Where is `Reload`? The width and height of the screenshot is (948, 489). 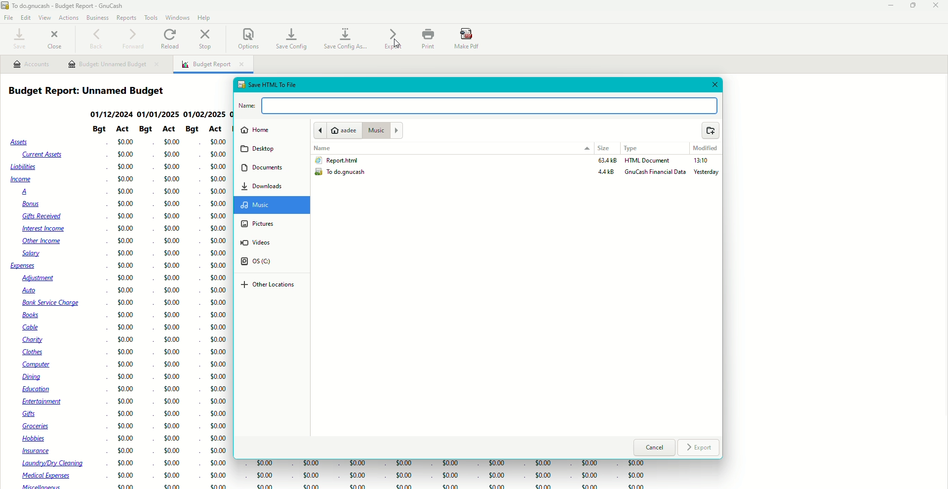 Reload is located at coordinates (171, 38).